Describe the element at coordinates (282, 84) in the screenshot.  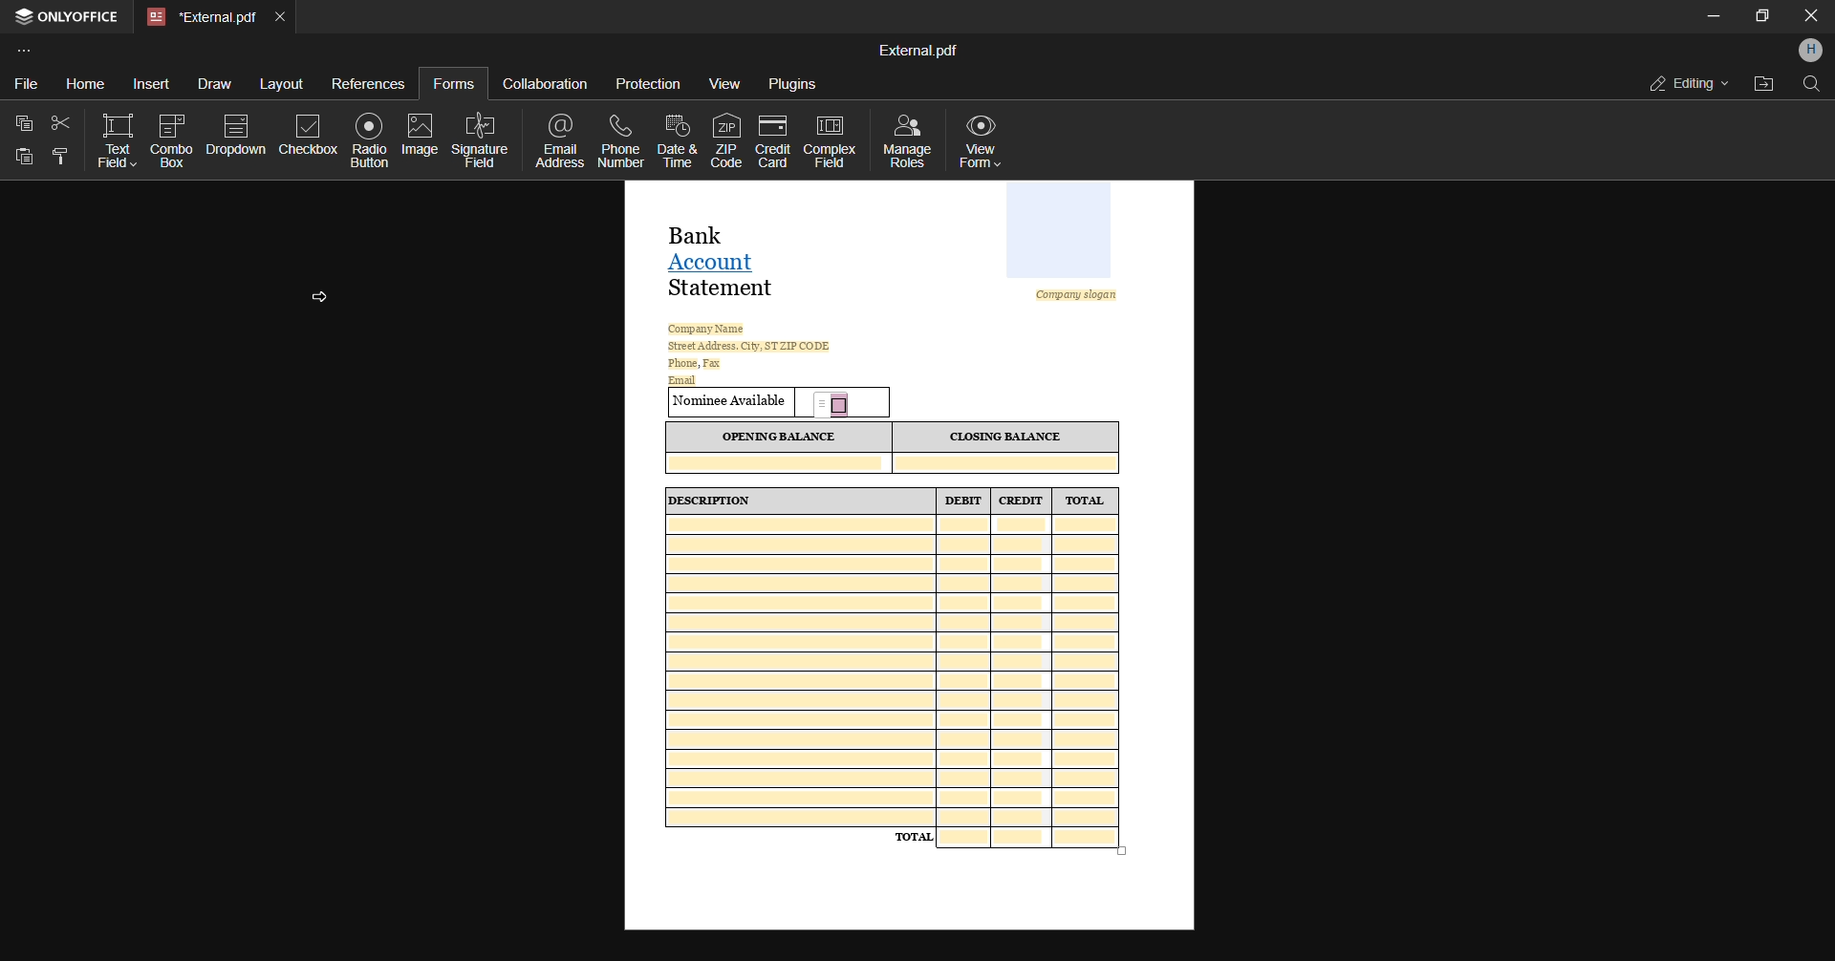
I see `layout` at that location.